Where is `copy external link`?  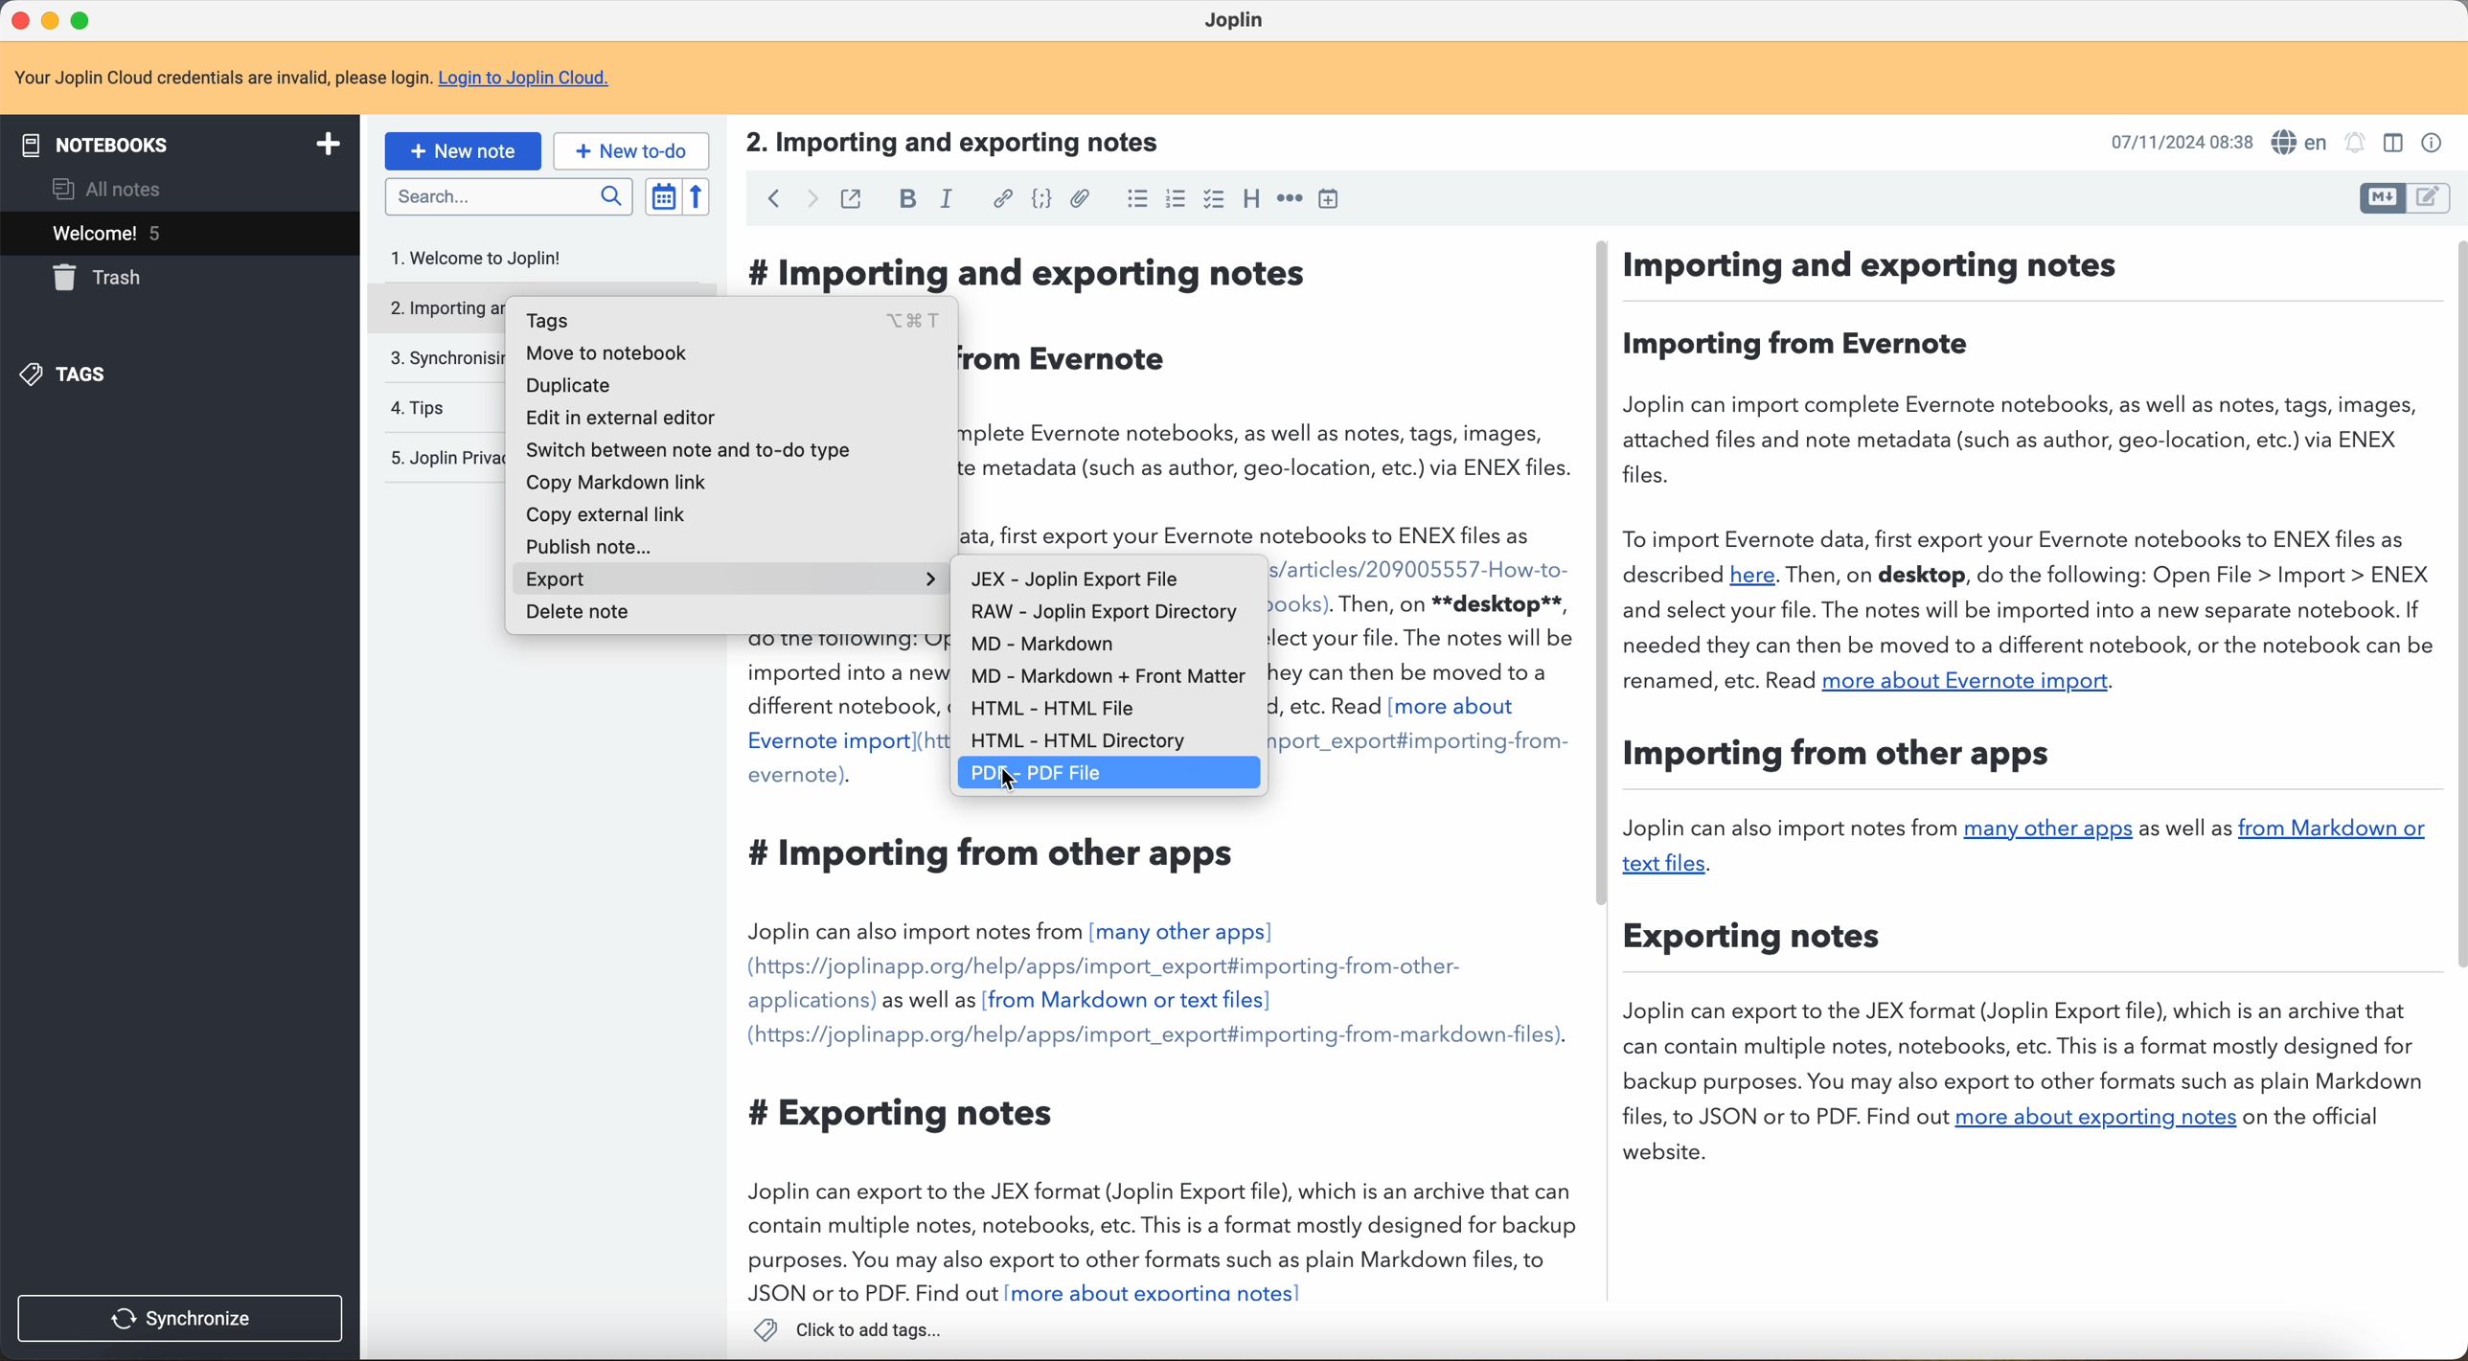
copy external link is located at coordinates (605, 513).